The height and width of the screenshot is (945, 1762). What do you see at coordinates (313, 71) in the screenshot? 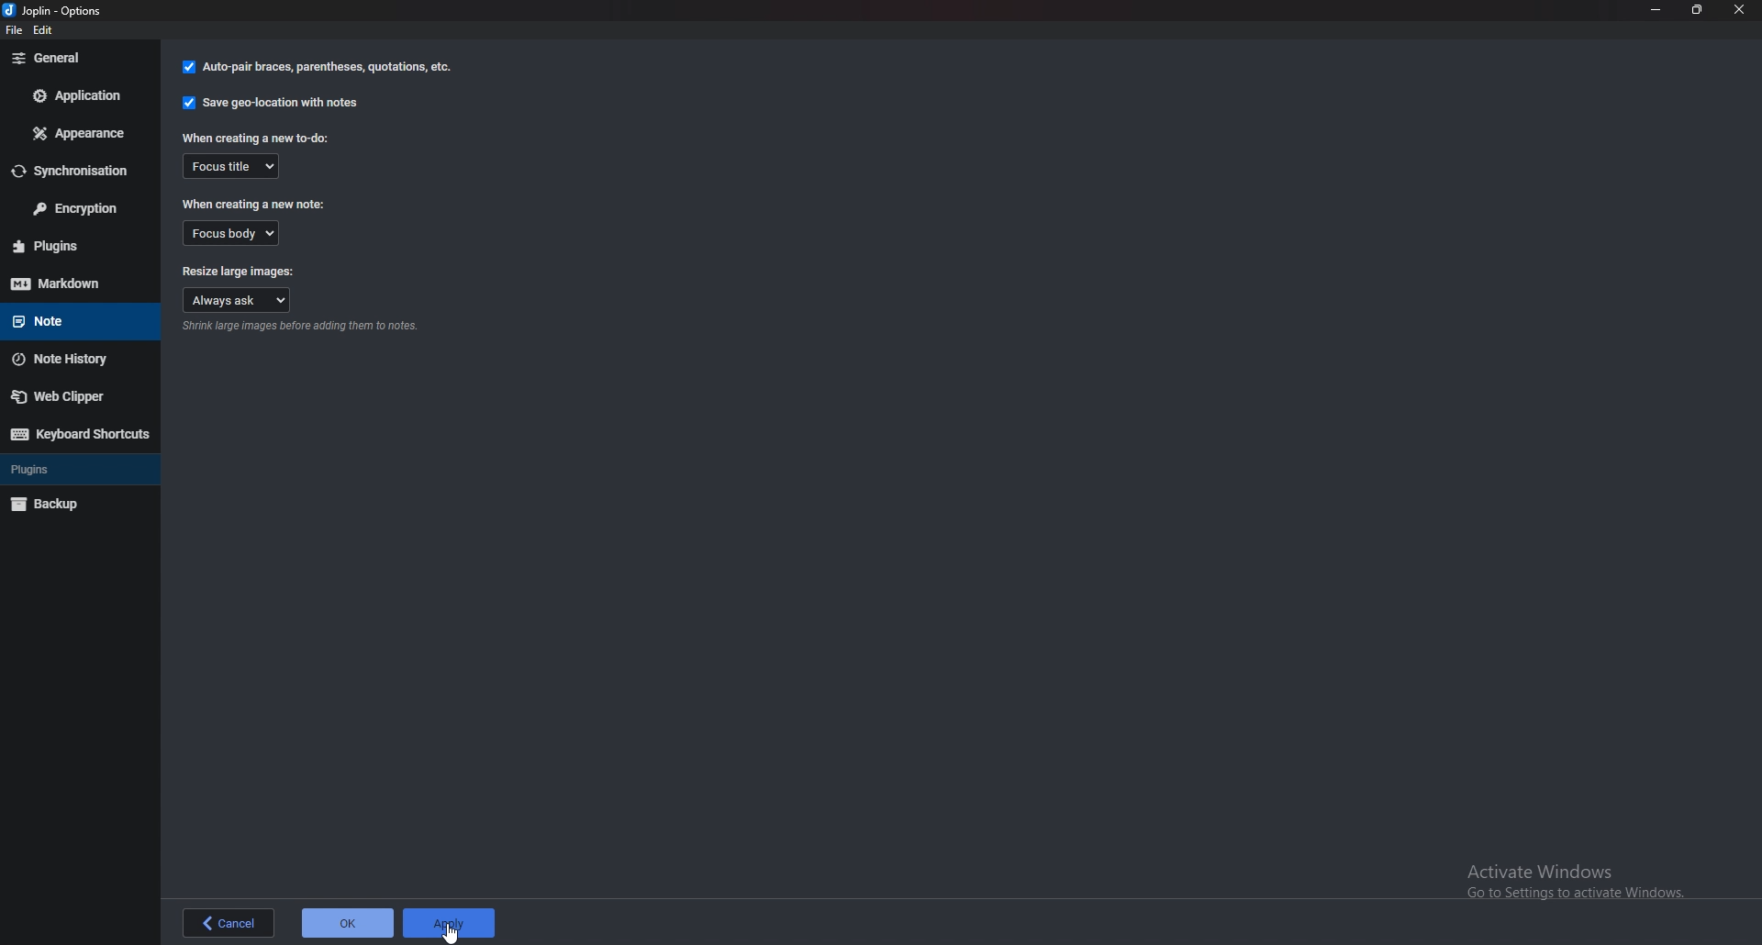
I see `auto pair braces, parenthesis` at bounding box center [313, 71].